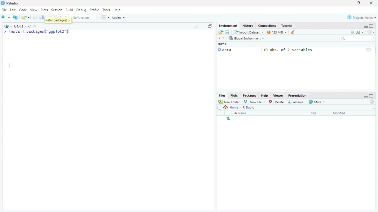  Describe the element at coordinates (344, 113) in the screenshot. I see `Sort by last modified` at that location.